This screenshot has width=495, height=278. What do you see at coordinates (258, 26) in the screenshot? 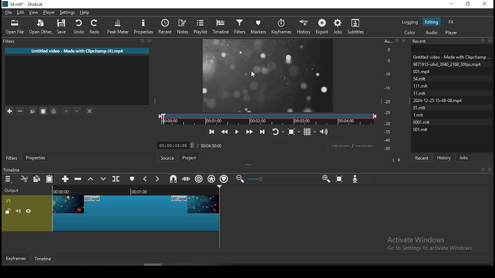
I see `markers` at bounding box center [258, 26].